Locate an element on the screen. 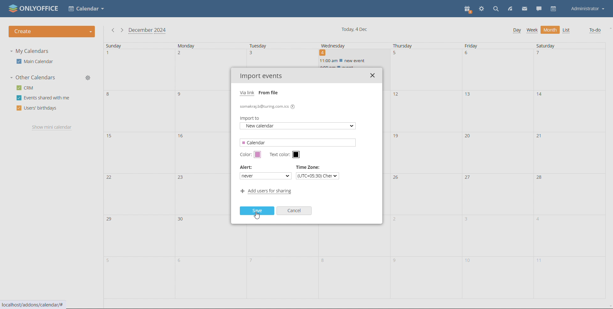 Image resolution: width=613 pixels, height=309 pixels. from file is located at coordinates (270, 93).